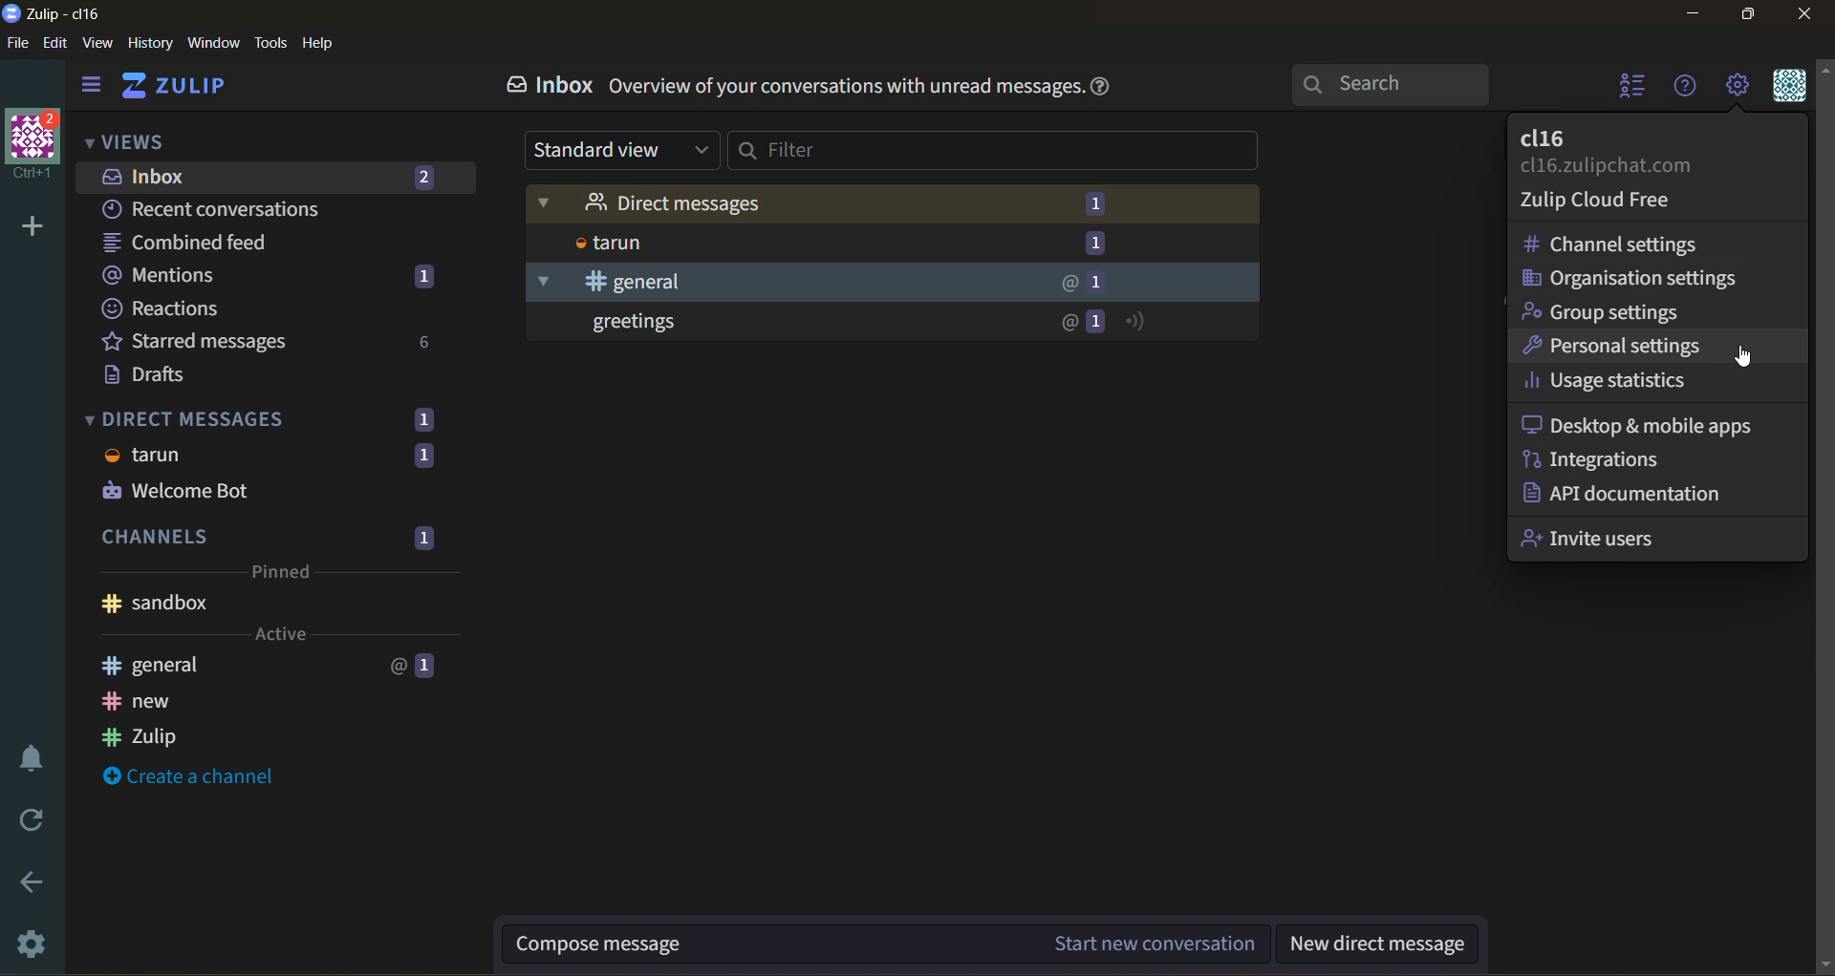 This screenshot has width=1835, height=976. Describe the element at coordinates (1741, 85) in the screenshot. I see `main menu` at that location.